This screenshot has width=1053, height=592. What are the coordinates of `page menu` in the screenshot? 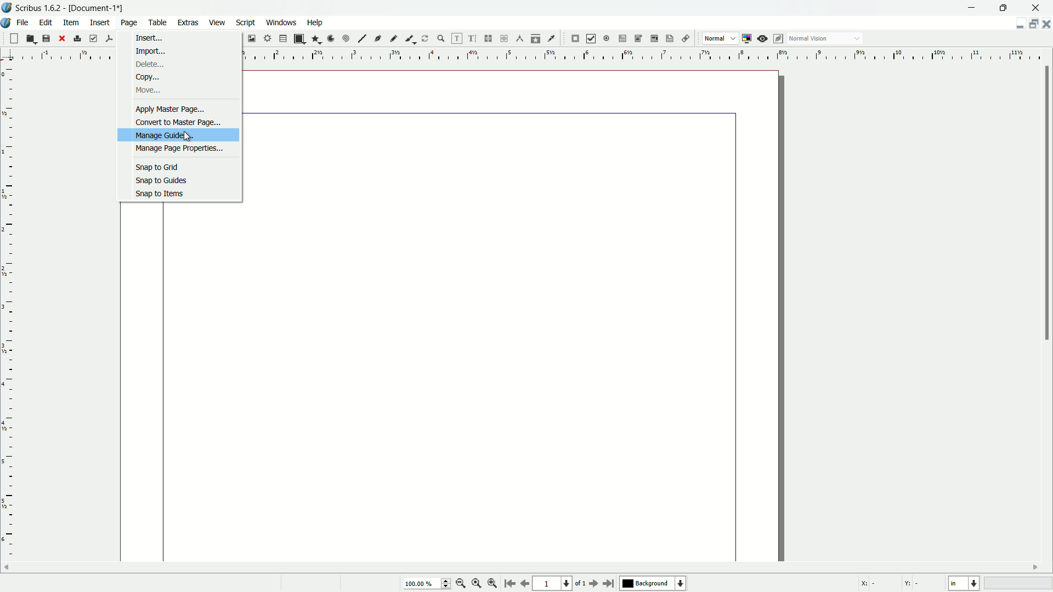 It's located at (129, 21).